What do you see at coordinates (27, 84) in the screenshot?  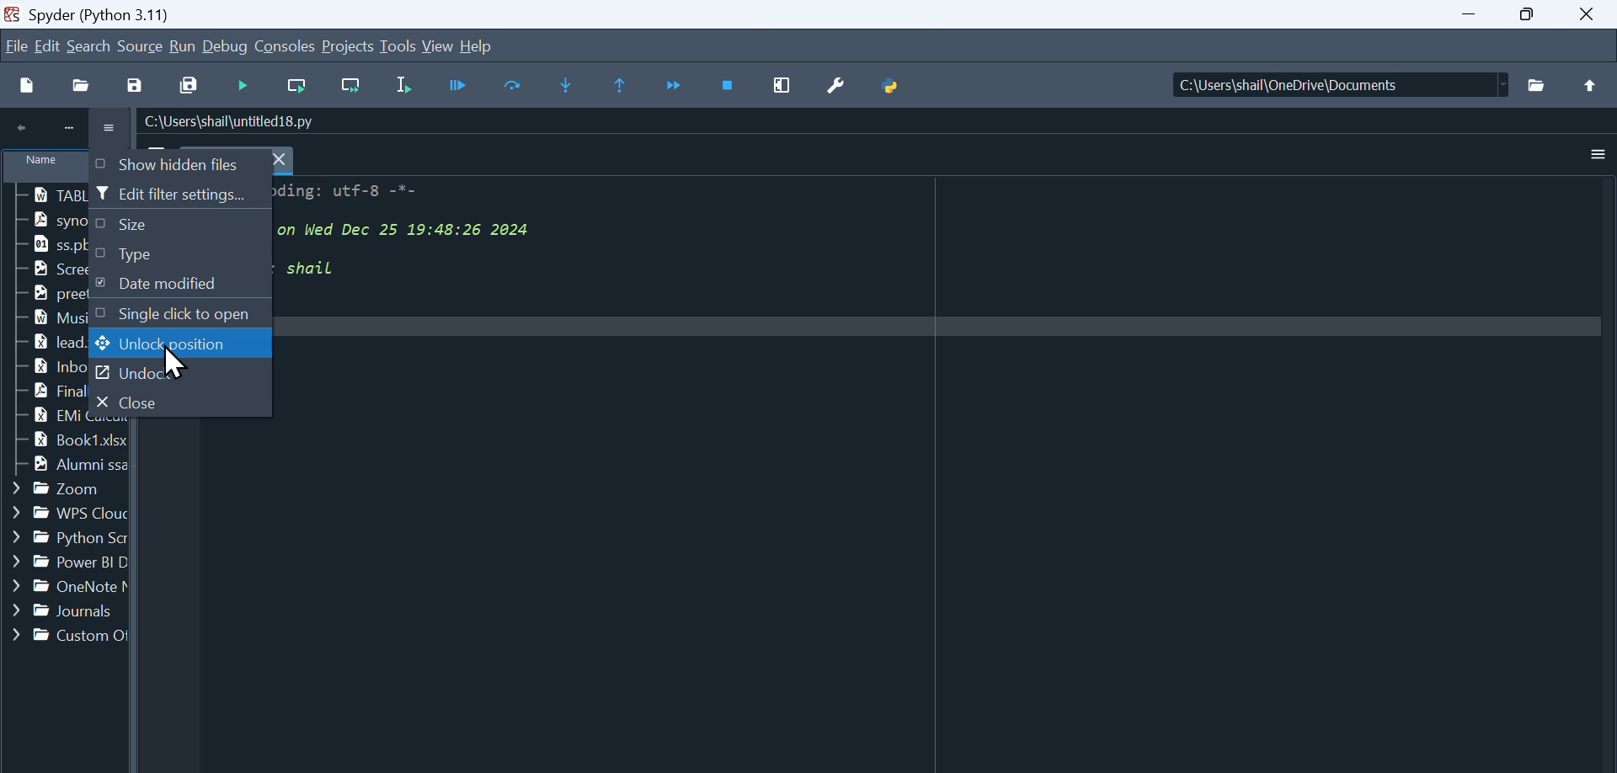 I see `New` at bounding box center [27, 84].